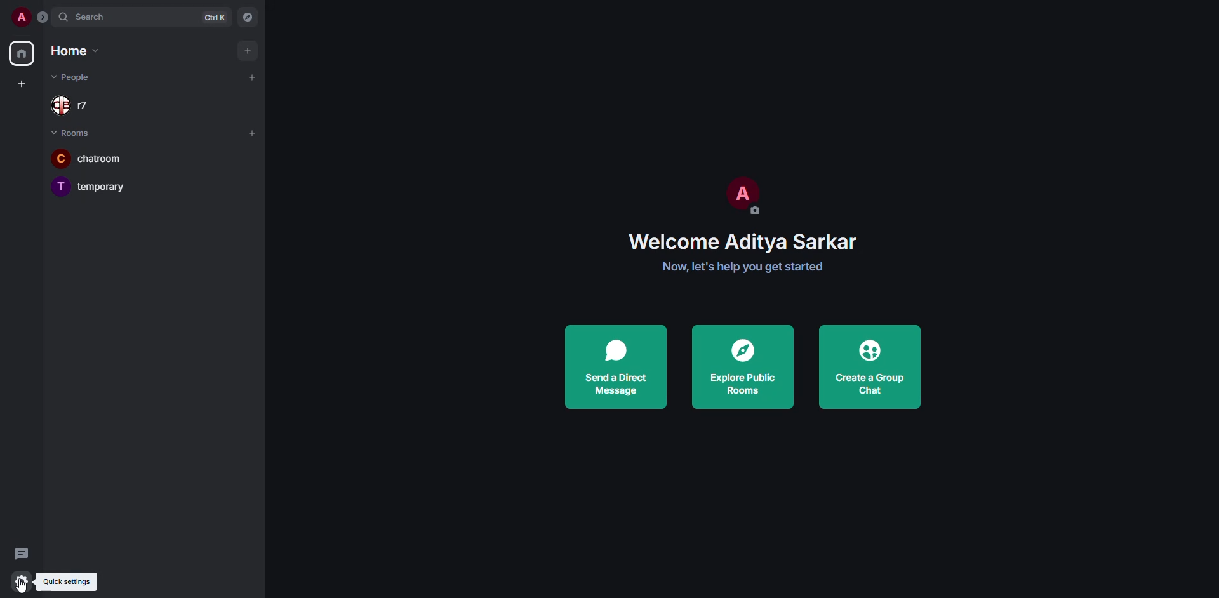 Image resolution: width=1219 pixels, height=598 pixels. I want to click on cursor, so click(23, 588).